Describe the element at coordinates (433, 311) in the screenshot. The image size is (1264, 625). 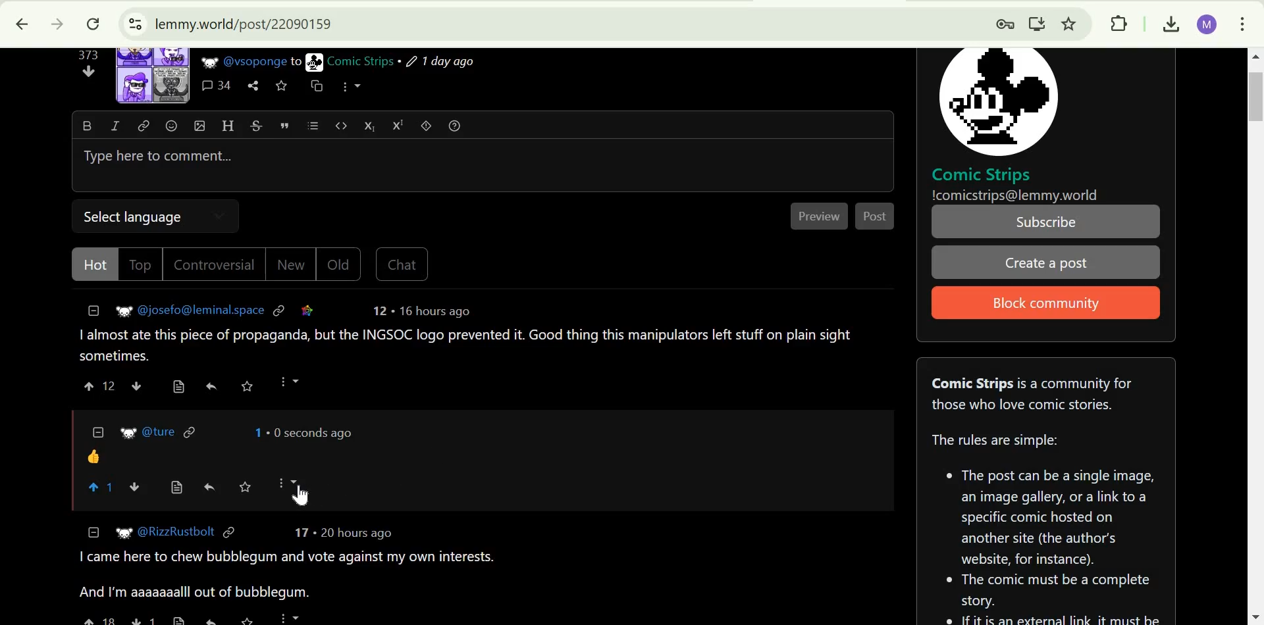
I see `16 hours ago` at that location.